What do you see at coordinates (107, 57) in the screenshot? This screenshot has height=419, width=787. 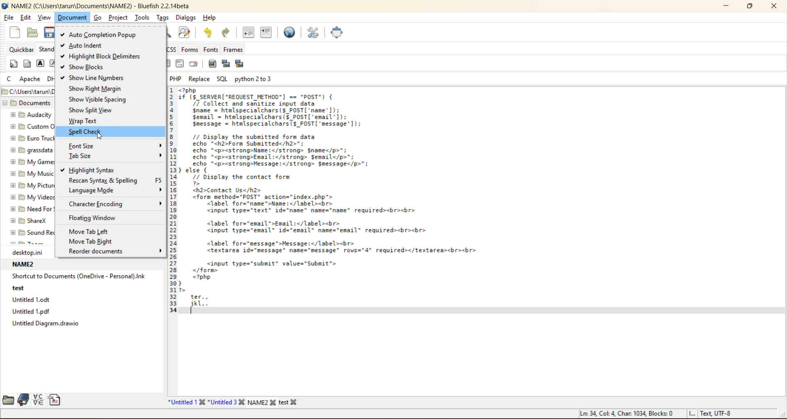 I see `highlight block delimiters` at bounding box center [107, 57].